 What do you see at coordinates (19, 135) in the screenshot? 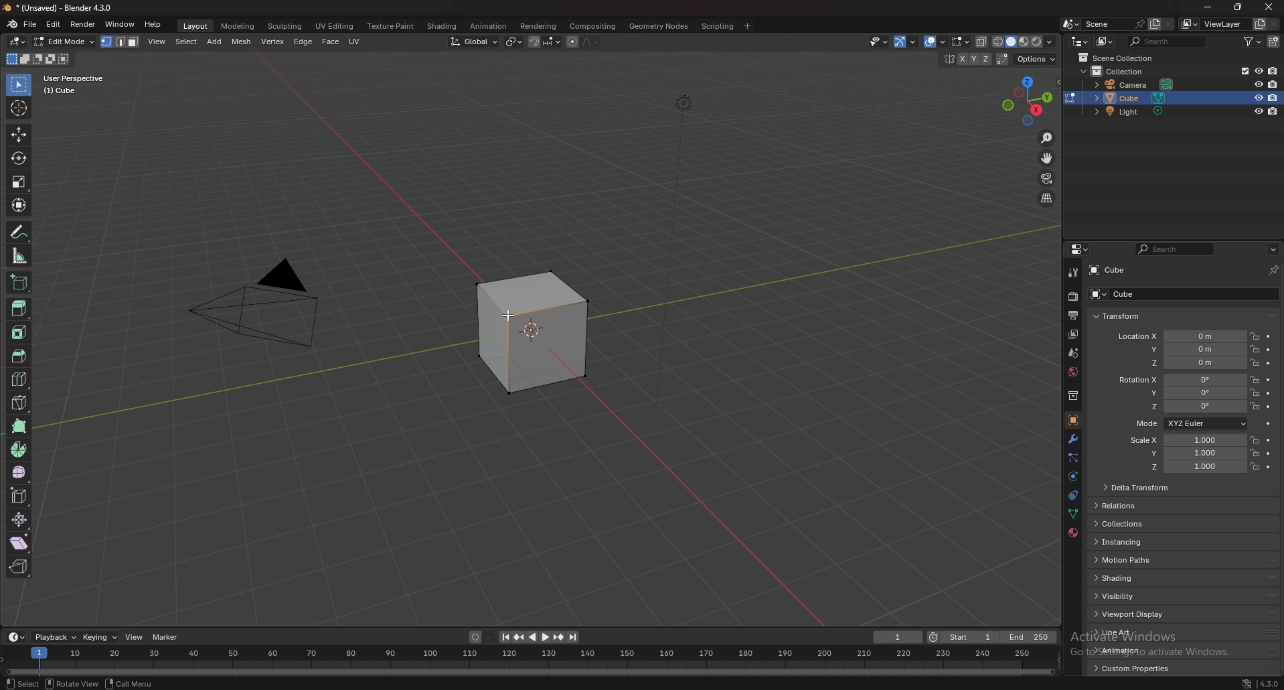
I see `move` at bounding box center [19, 135].